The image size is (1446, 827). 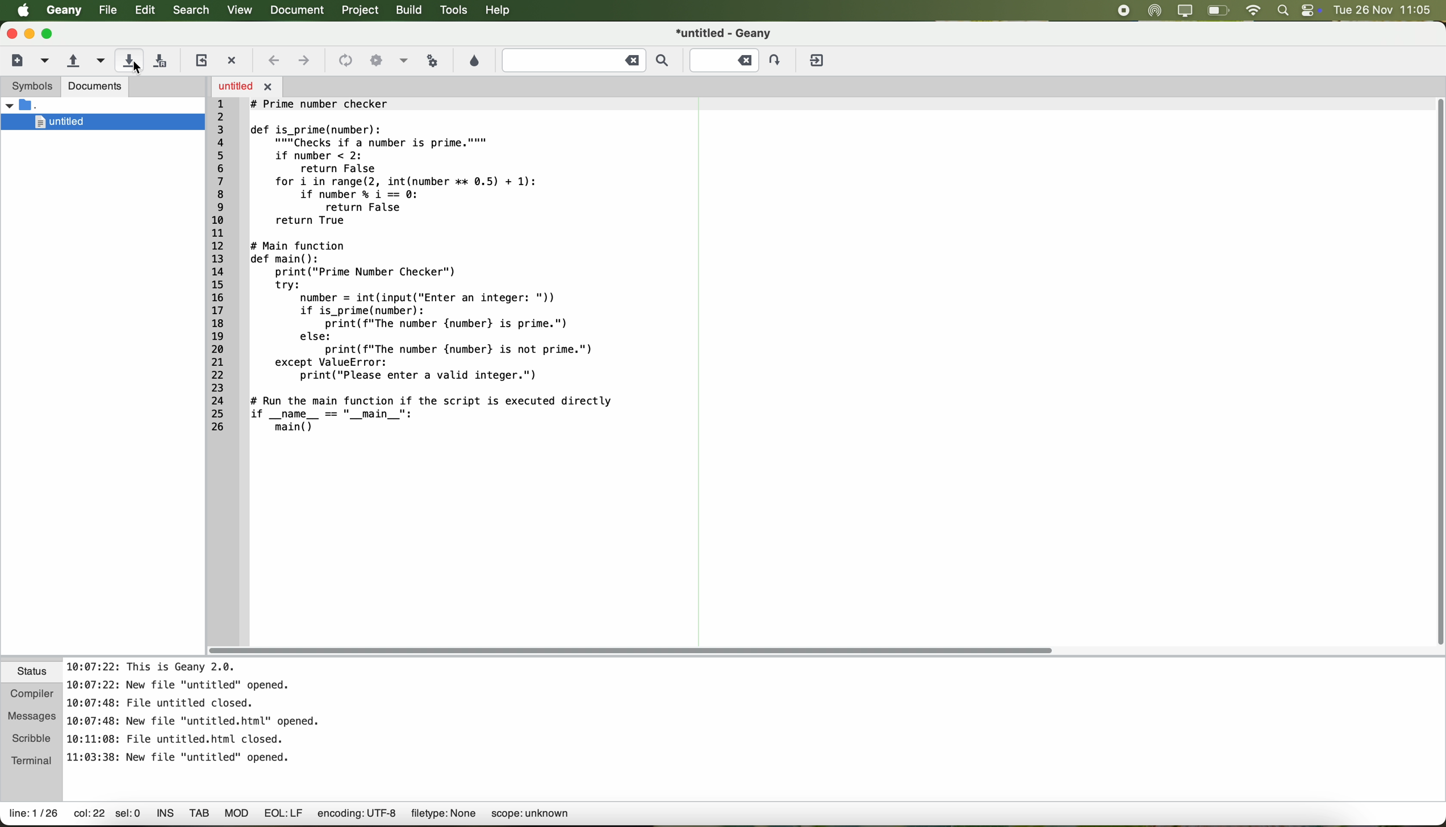 I want to click on cursor, so click(x=141, y=70).